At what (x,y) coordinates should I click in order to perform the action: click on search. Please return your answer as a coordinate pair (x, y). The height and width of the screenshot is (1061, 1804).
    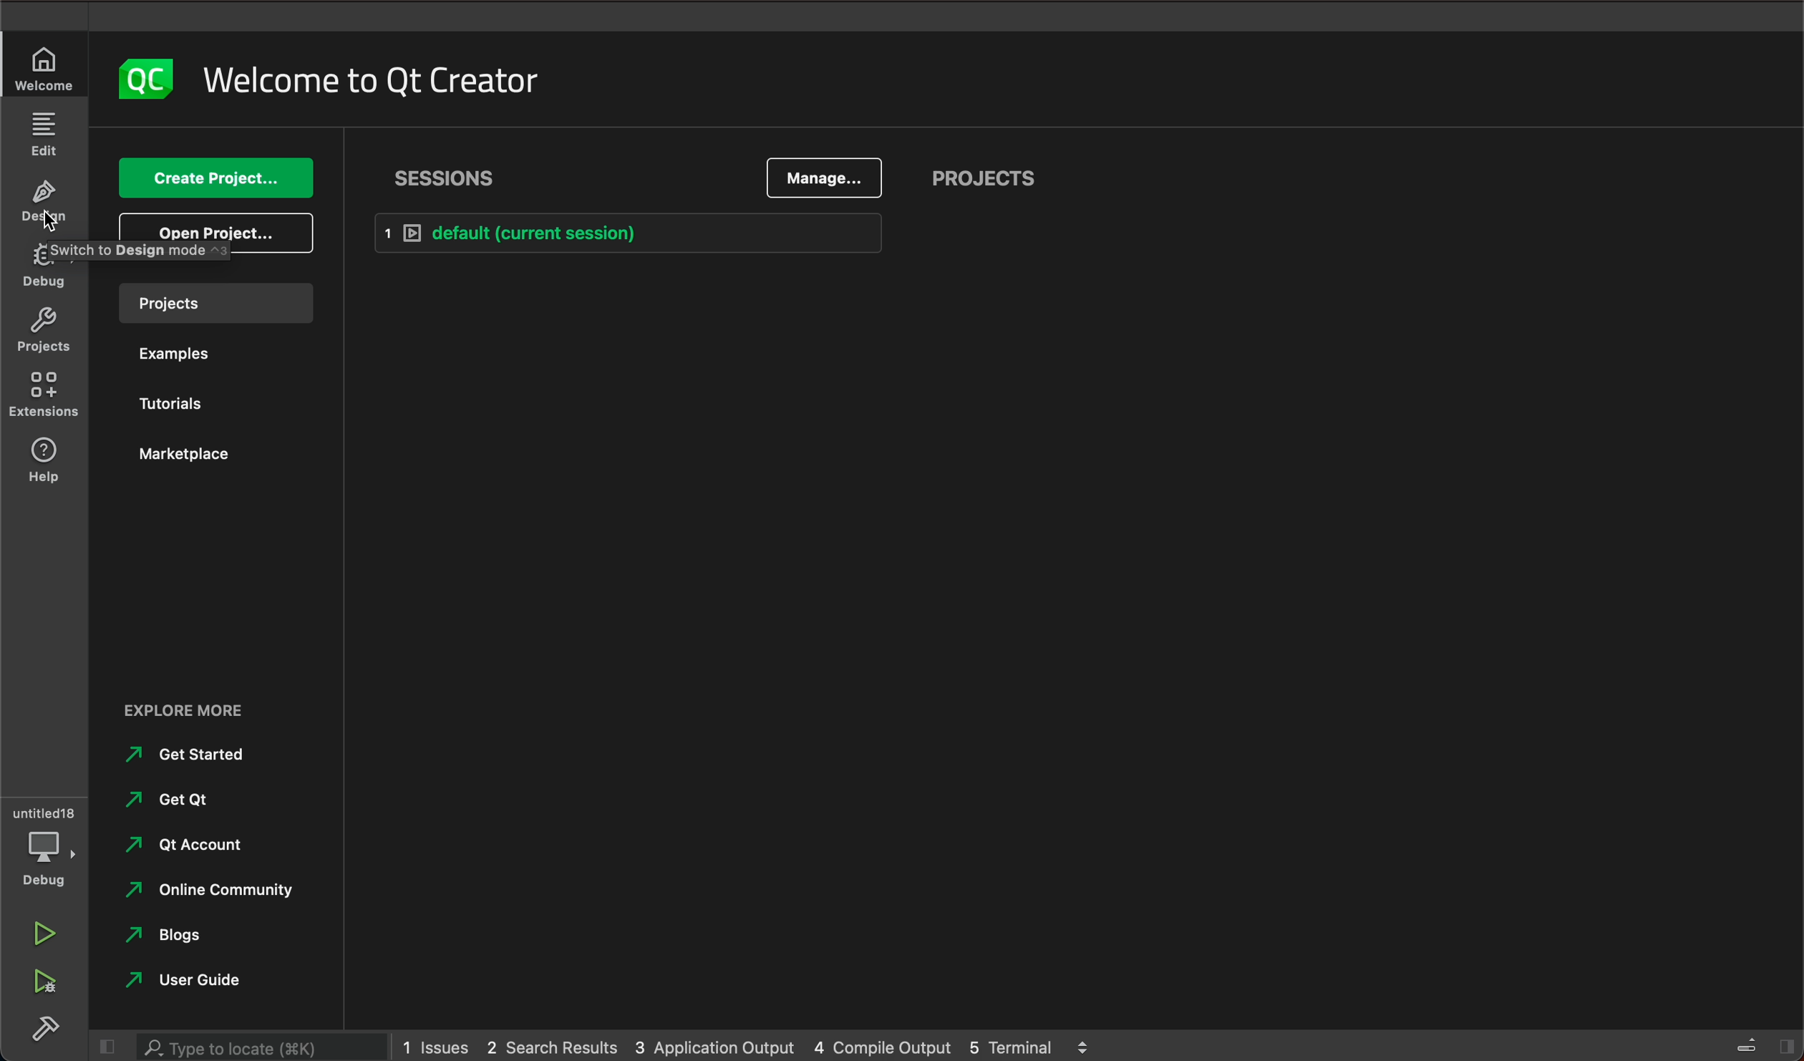
    Looking at the image, I should click on (258, 1047).